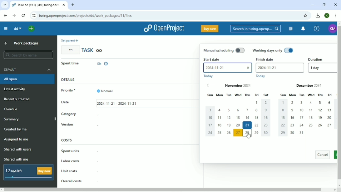 The height and width of the screenshot is (192, 341). What do you see at coordinates (73, 5) in the screenshot?
I see `New tab` at bounding box center [73, 5].